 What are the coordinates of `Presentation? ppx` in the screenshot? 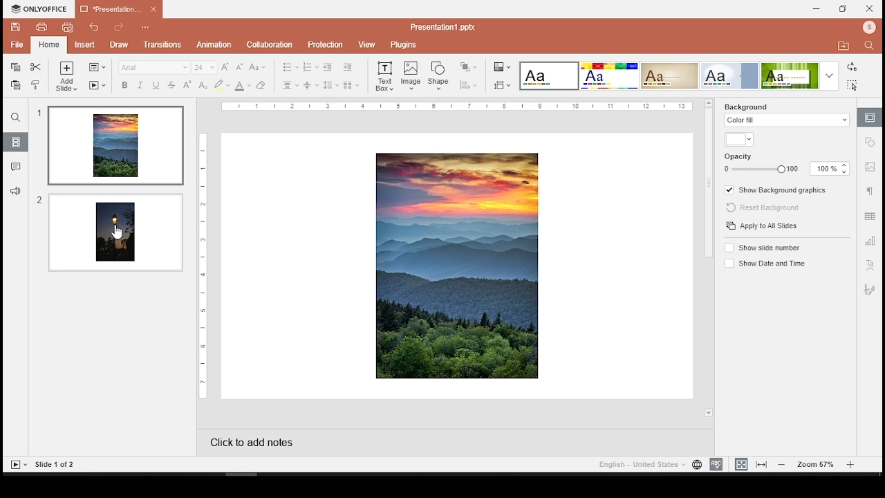 It's located at (450, 26).